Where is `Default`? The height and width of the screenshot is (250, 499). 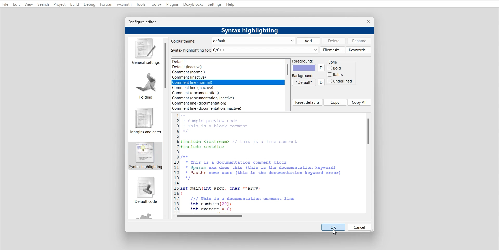
Default is located at coordinates (209, 61).